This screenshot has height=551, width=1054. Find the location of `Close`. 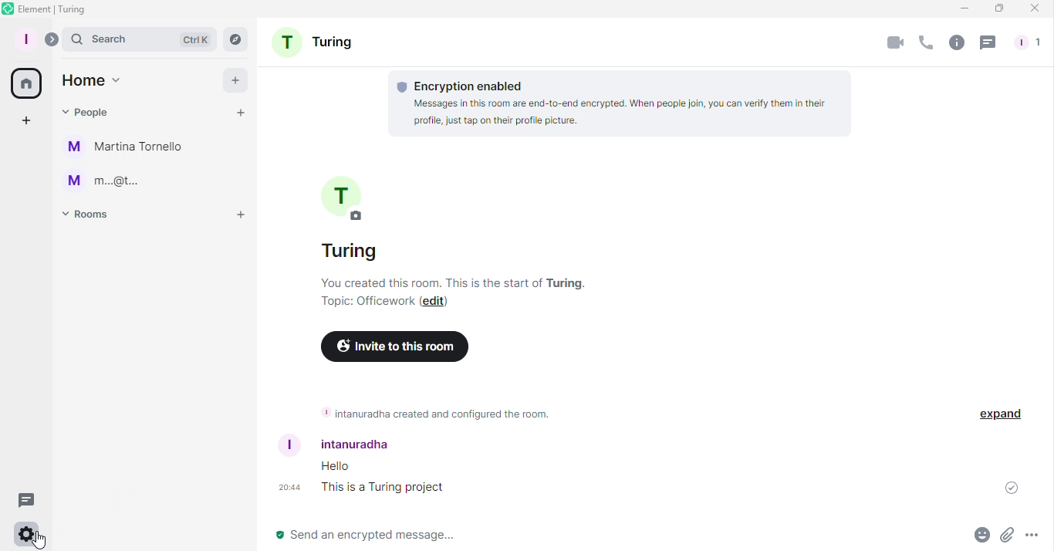

Close is located at coordinates (1037, 9).